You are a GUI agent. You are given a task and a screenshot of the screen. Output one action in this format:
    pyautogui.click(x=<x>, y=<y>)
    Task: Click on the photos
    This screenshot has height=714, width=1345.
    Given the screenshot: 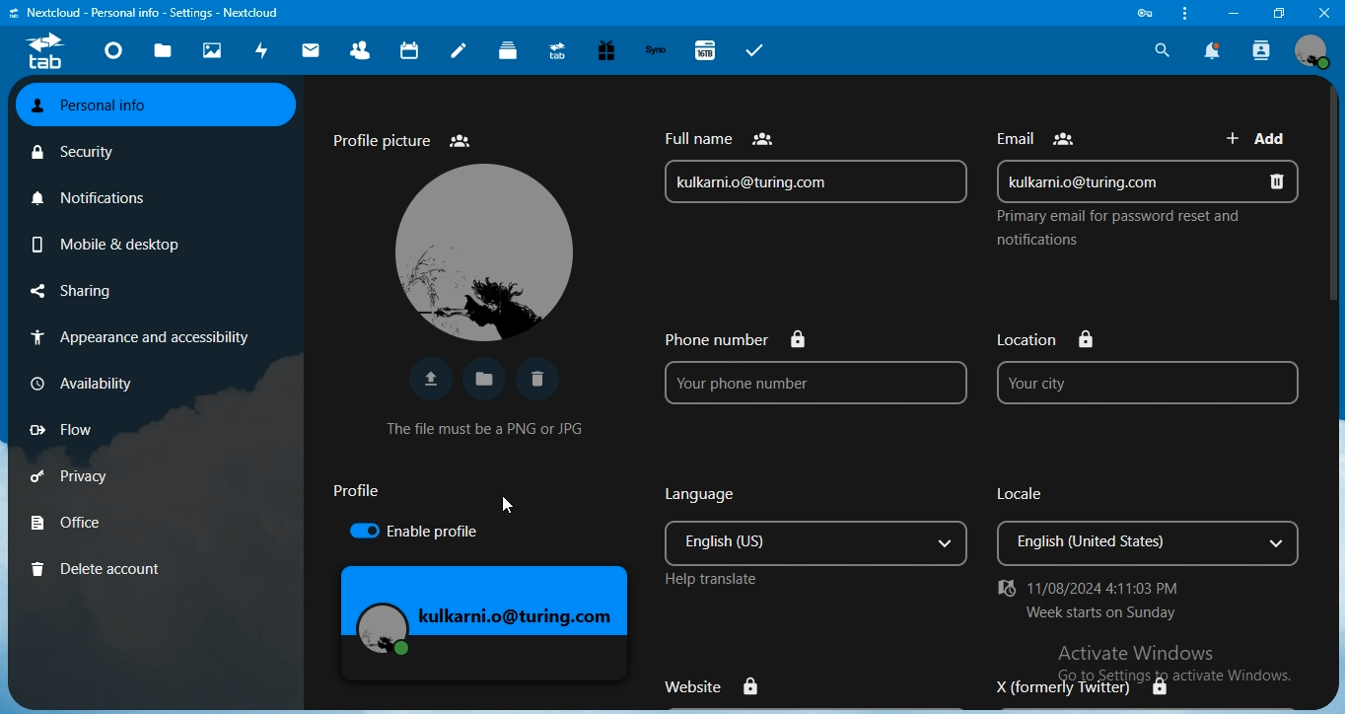 What is the action you would take?
    pyautogui.click(x=214, y=51)
    